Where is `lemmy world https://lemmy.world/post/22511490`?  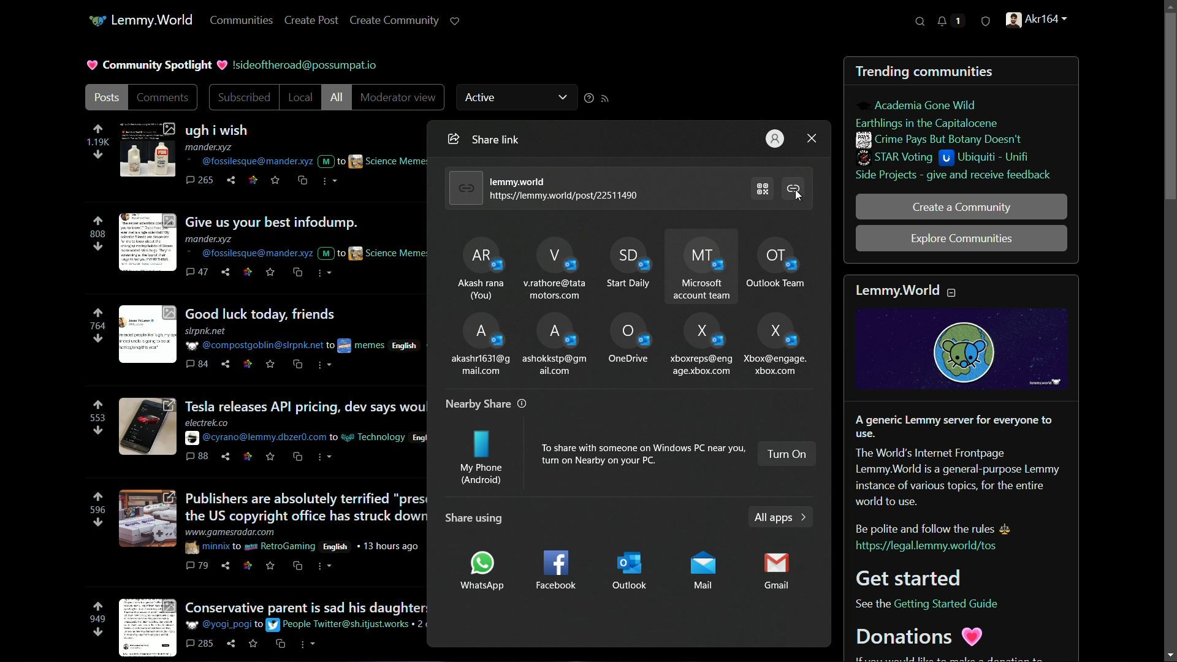
lemmy world https://lemmy.world/post/22511490 is located at coordinates (566, 188).